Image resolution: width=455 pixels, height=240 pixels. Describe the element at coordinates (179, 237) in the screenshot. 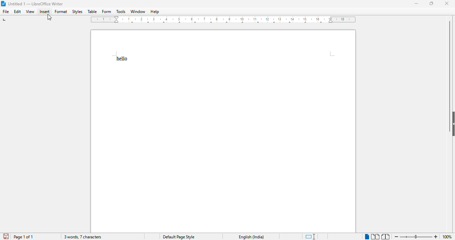

I see `page style` at that location.